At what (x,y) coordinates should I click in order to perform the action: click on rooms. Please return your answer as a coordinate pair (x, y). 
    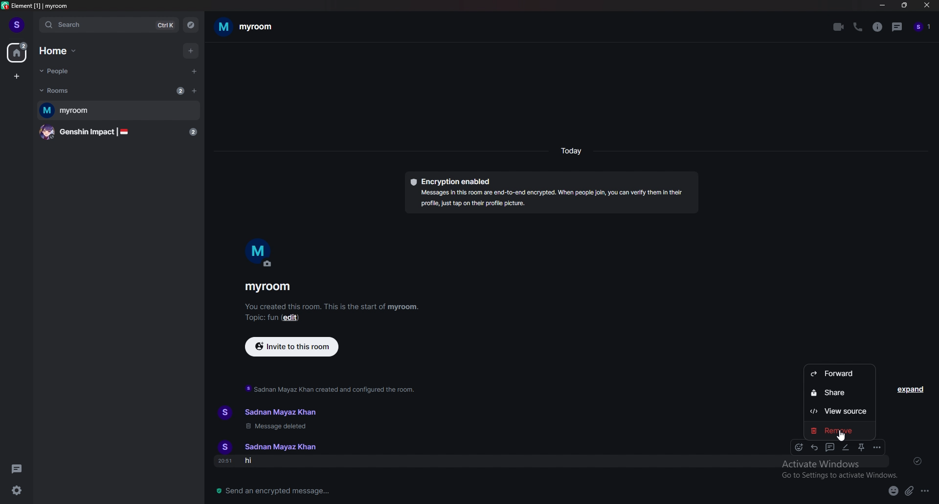
    Looking at the image, I should click on (60, 90).